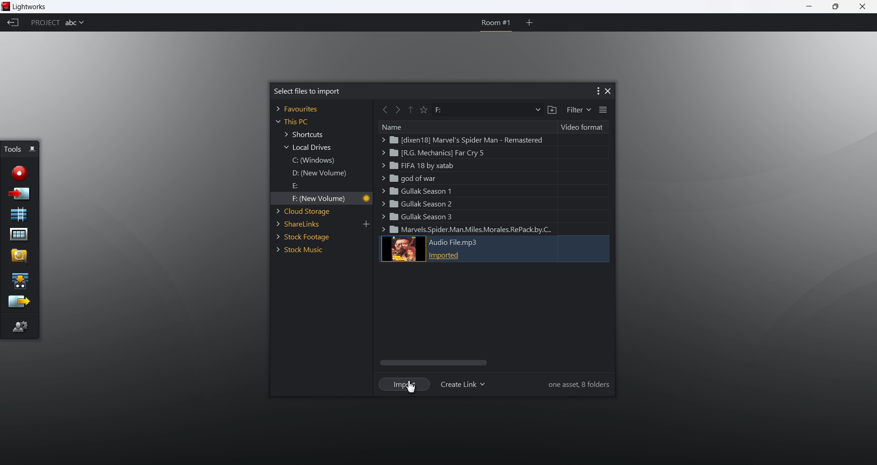 Image resolution: width=877 pixels, height=465 pixels. What do you see at coordinates (408, 110) in the screenshot?
I see `previous` at bounding box center [408, 110].